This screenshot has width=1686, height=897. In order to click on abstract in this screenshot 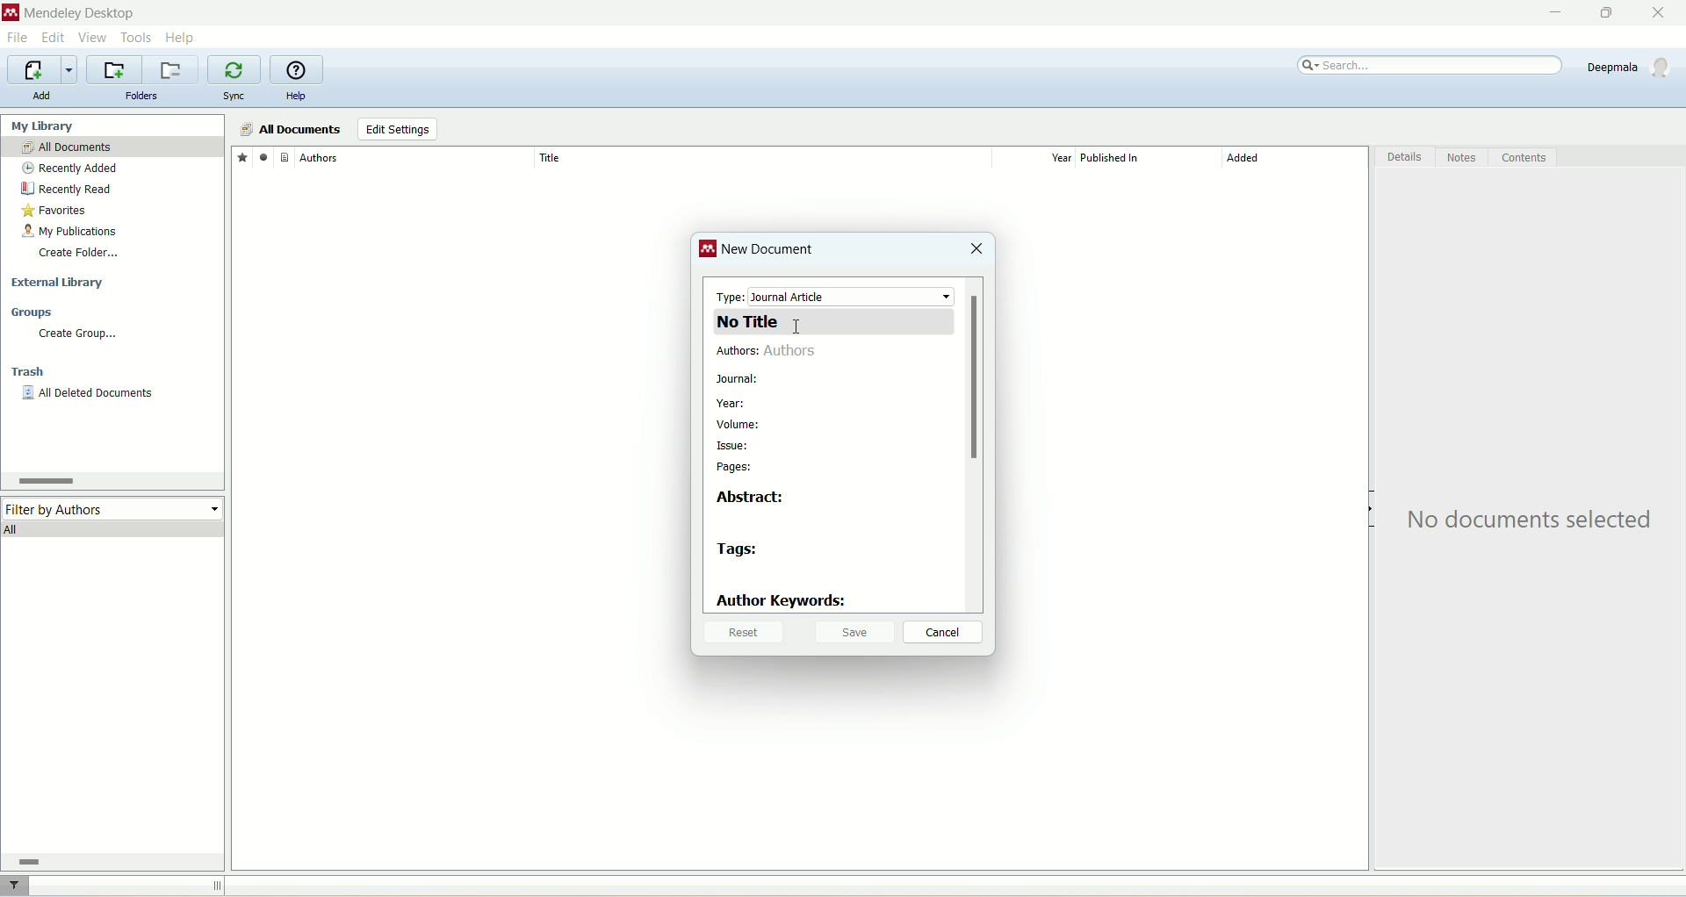, I will do `click(756, 497)`.